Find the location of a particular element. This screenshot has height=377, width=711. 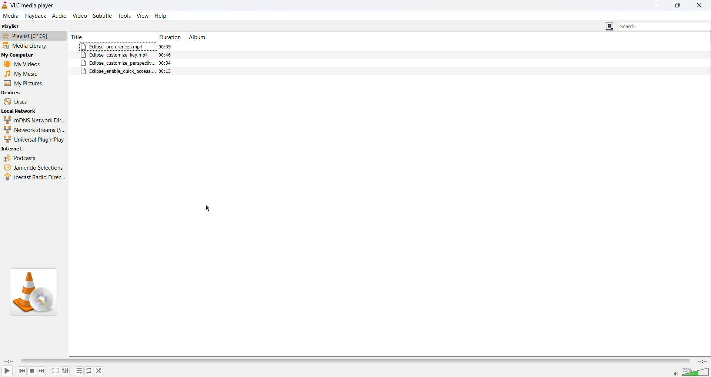

icon is located at coordinates (32, 293).